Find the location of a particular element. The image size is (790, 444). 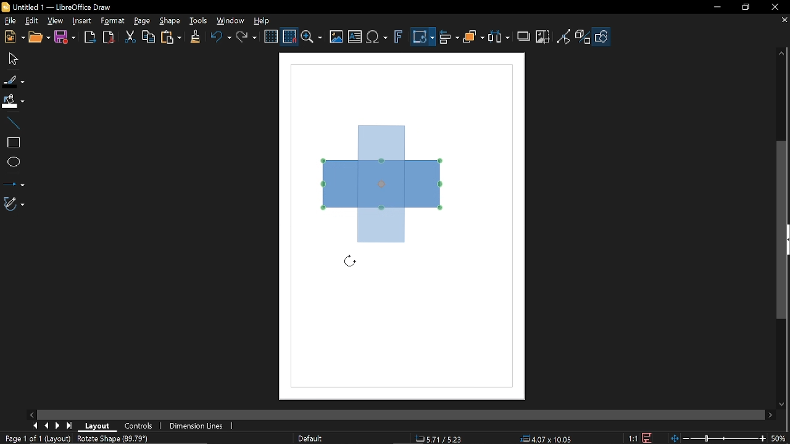

First page is located at coordinates (33, 426).